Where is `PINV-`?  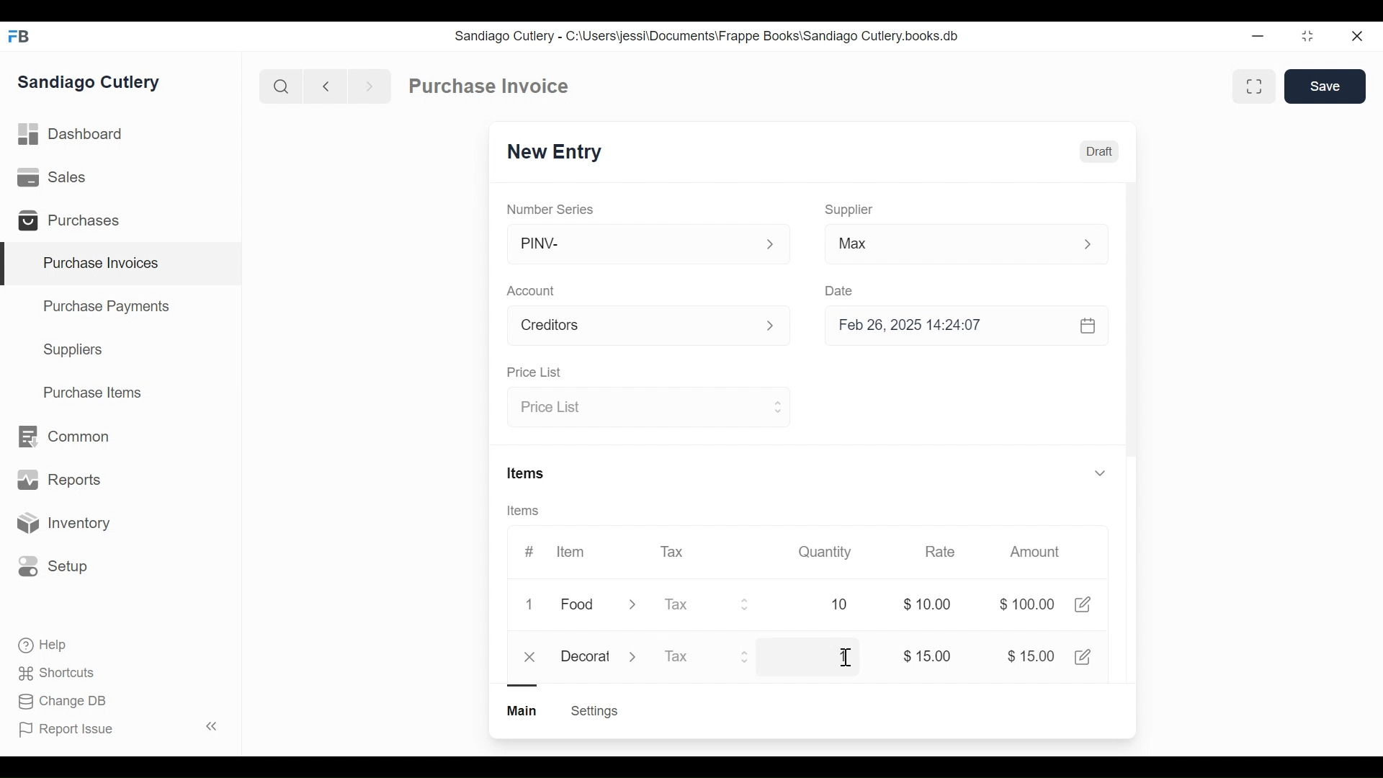
PINV- is located at coordinates (631, 244).